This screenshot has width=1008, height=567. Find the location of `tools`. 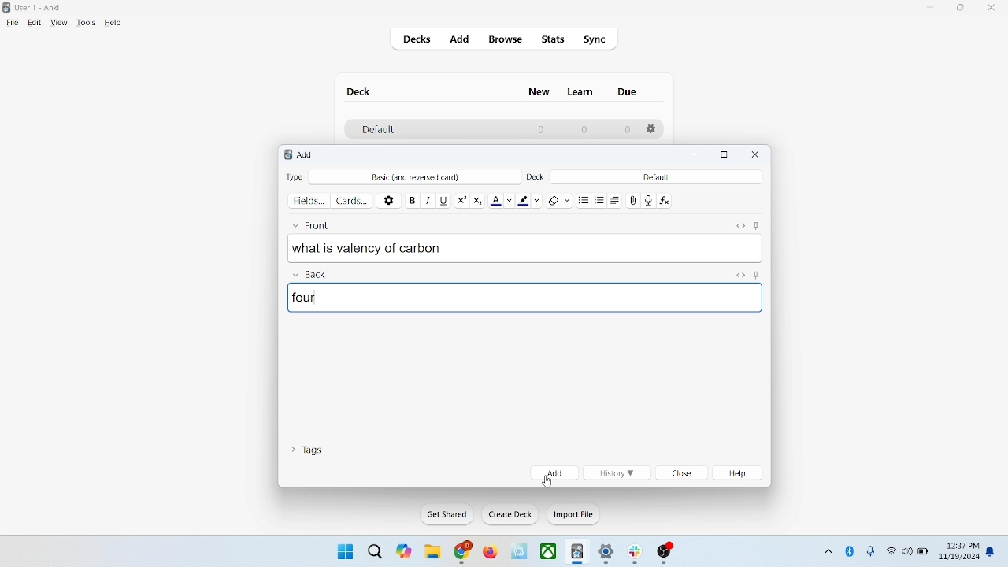

tools is located at coordinates (85, 23).